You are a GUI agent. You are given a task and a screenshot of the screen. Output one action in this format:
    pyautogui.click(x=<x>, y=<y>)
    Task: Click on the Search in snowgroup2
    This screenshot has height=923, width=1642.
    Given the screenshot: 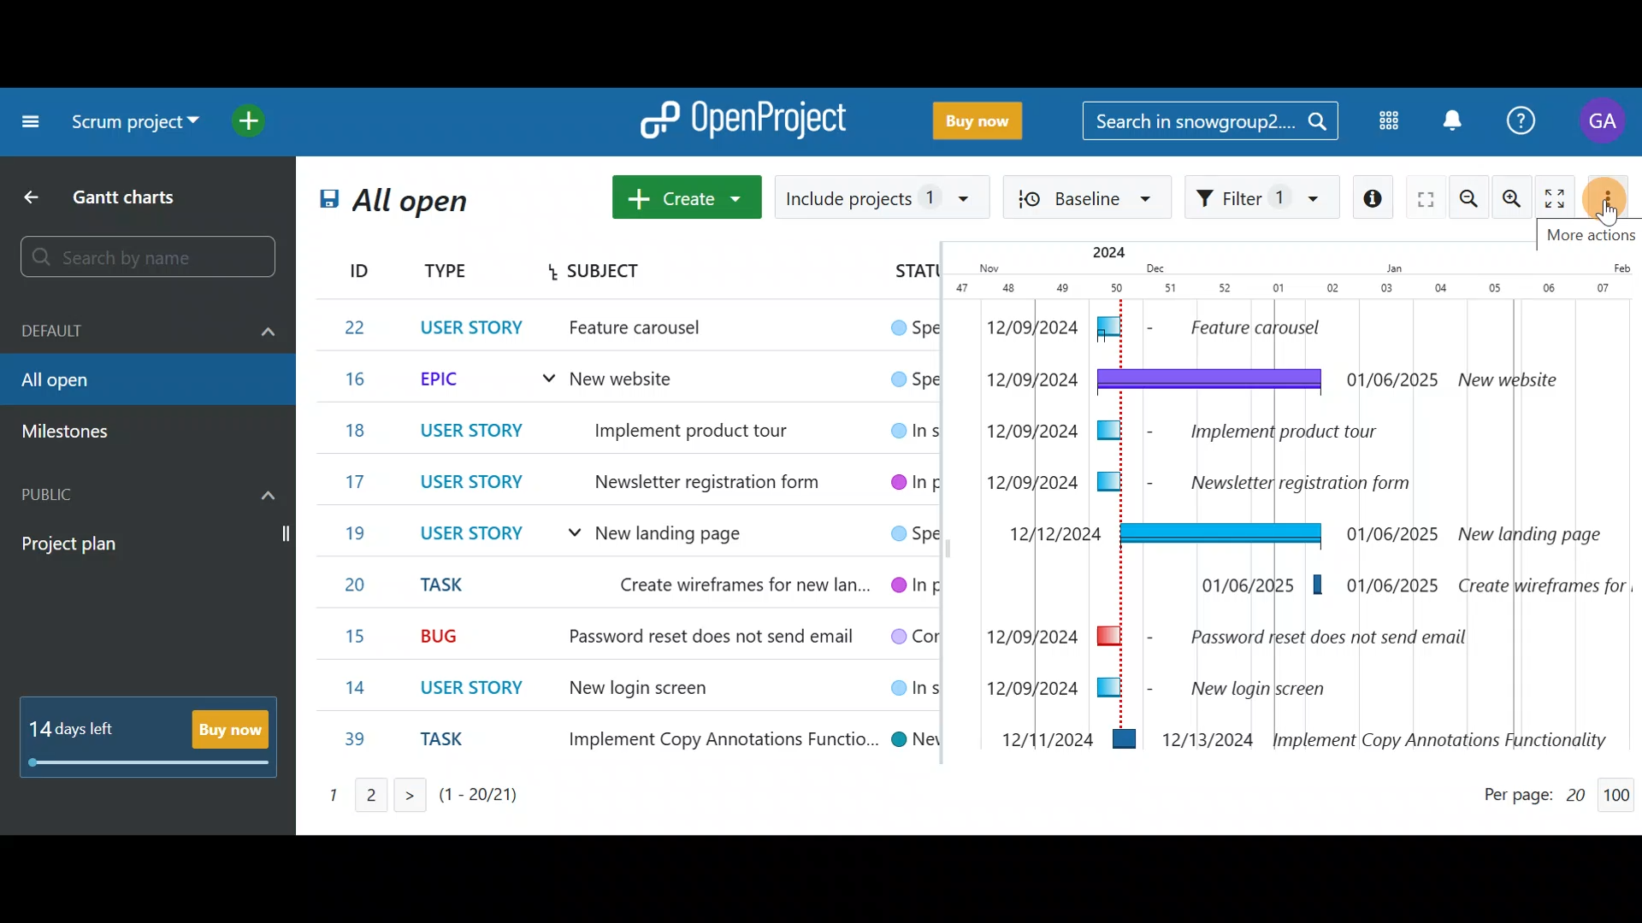 What is the action you would take?
    pyautogui.click(x=1211, y=124)
    